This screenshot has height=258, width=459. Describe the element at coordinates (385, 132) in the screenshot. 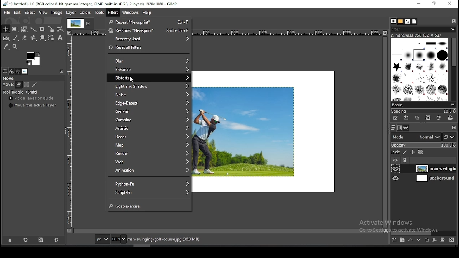

I see `scroll bar` at that location.